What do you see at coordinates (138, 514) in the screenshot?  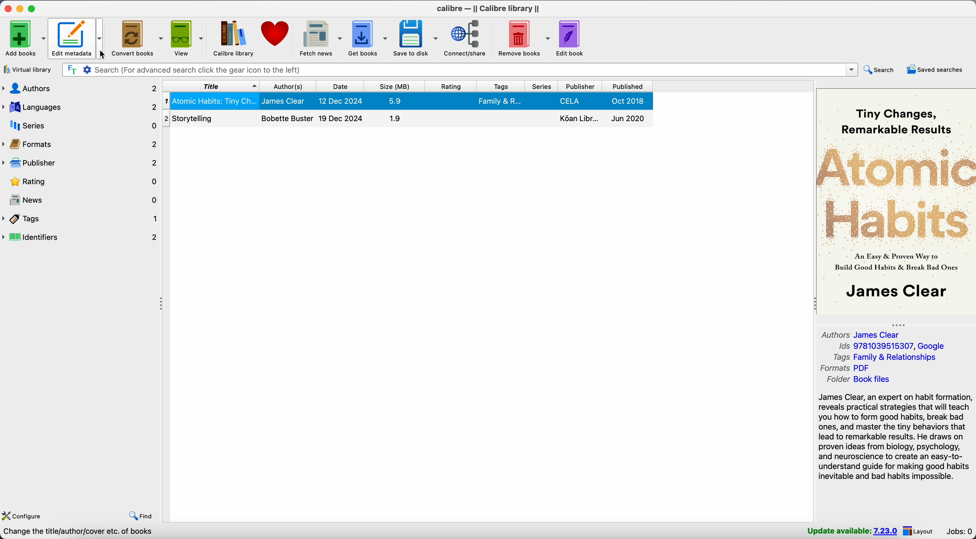 I see `find` at bounding box center [138, 514].